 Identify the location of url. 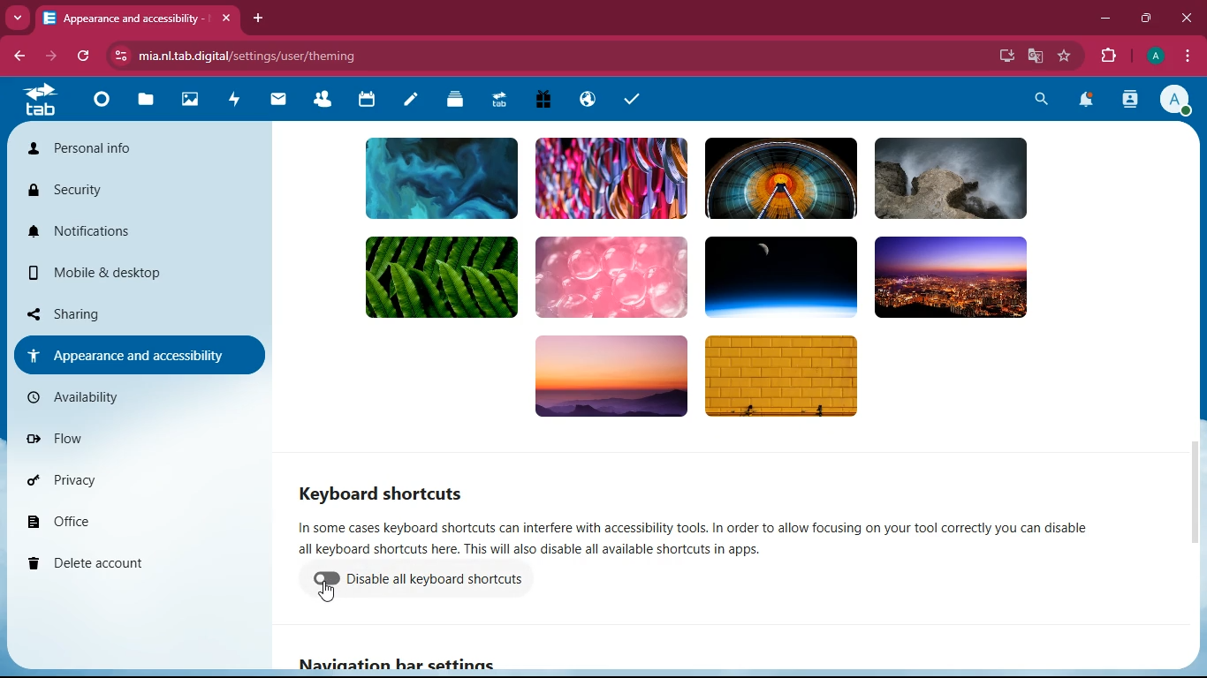
(261, 53).